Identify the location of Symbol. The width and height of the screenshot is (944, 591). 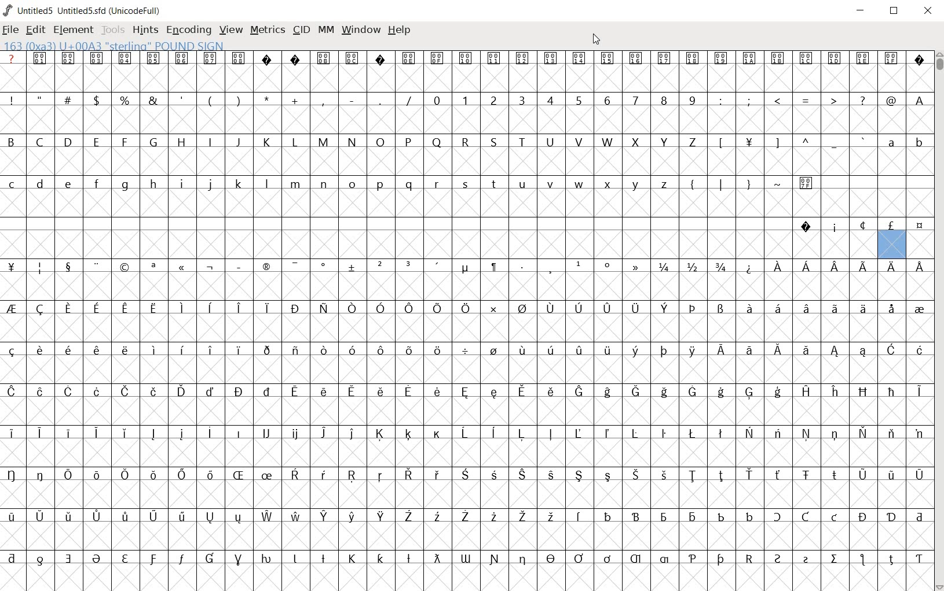
(580, 517).